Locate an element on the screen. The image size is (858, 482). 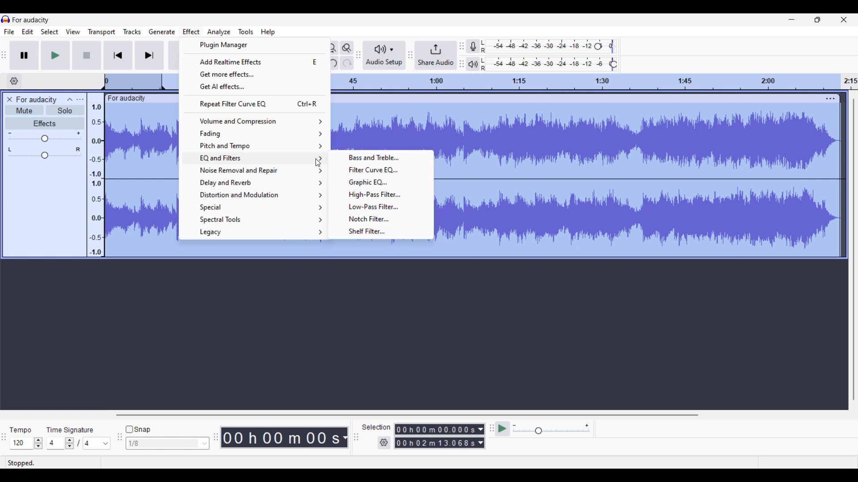
Change gain is located at coordinates (45, 139).